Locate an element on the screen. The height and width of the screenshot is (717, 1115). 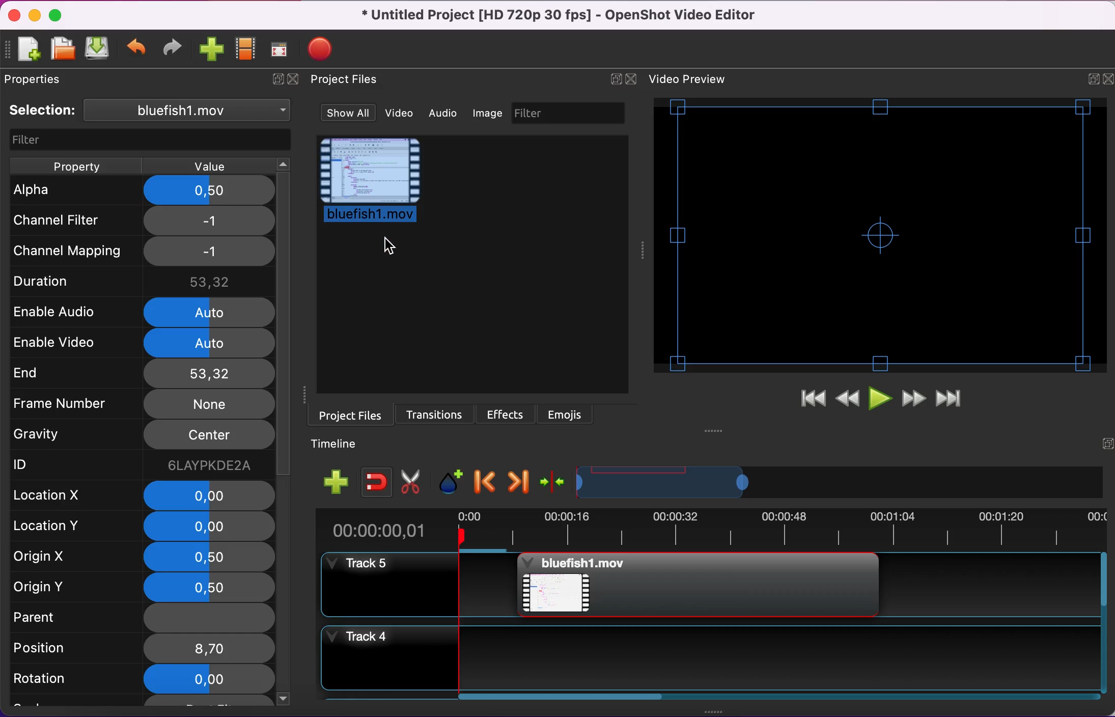
previous marker is located at coordinates (486, 482).